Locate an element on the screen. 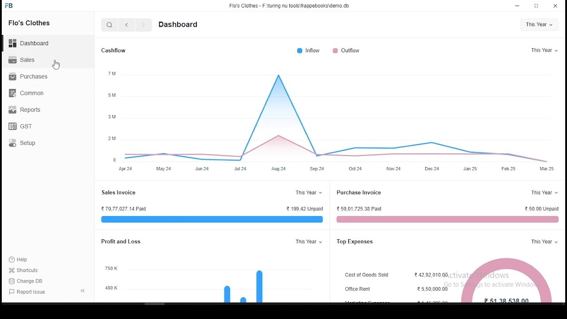 The height and width of the screenshot is (319, 567). reports is located at coordinates (27, 110).